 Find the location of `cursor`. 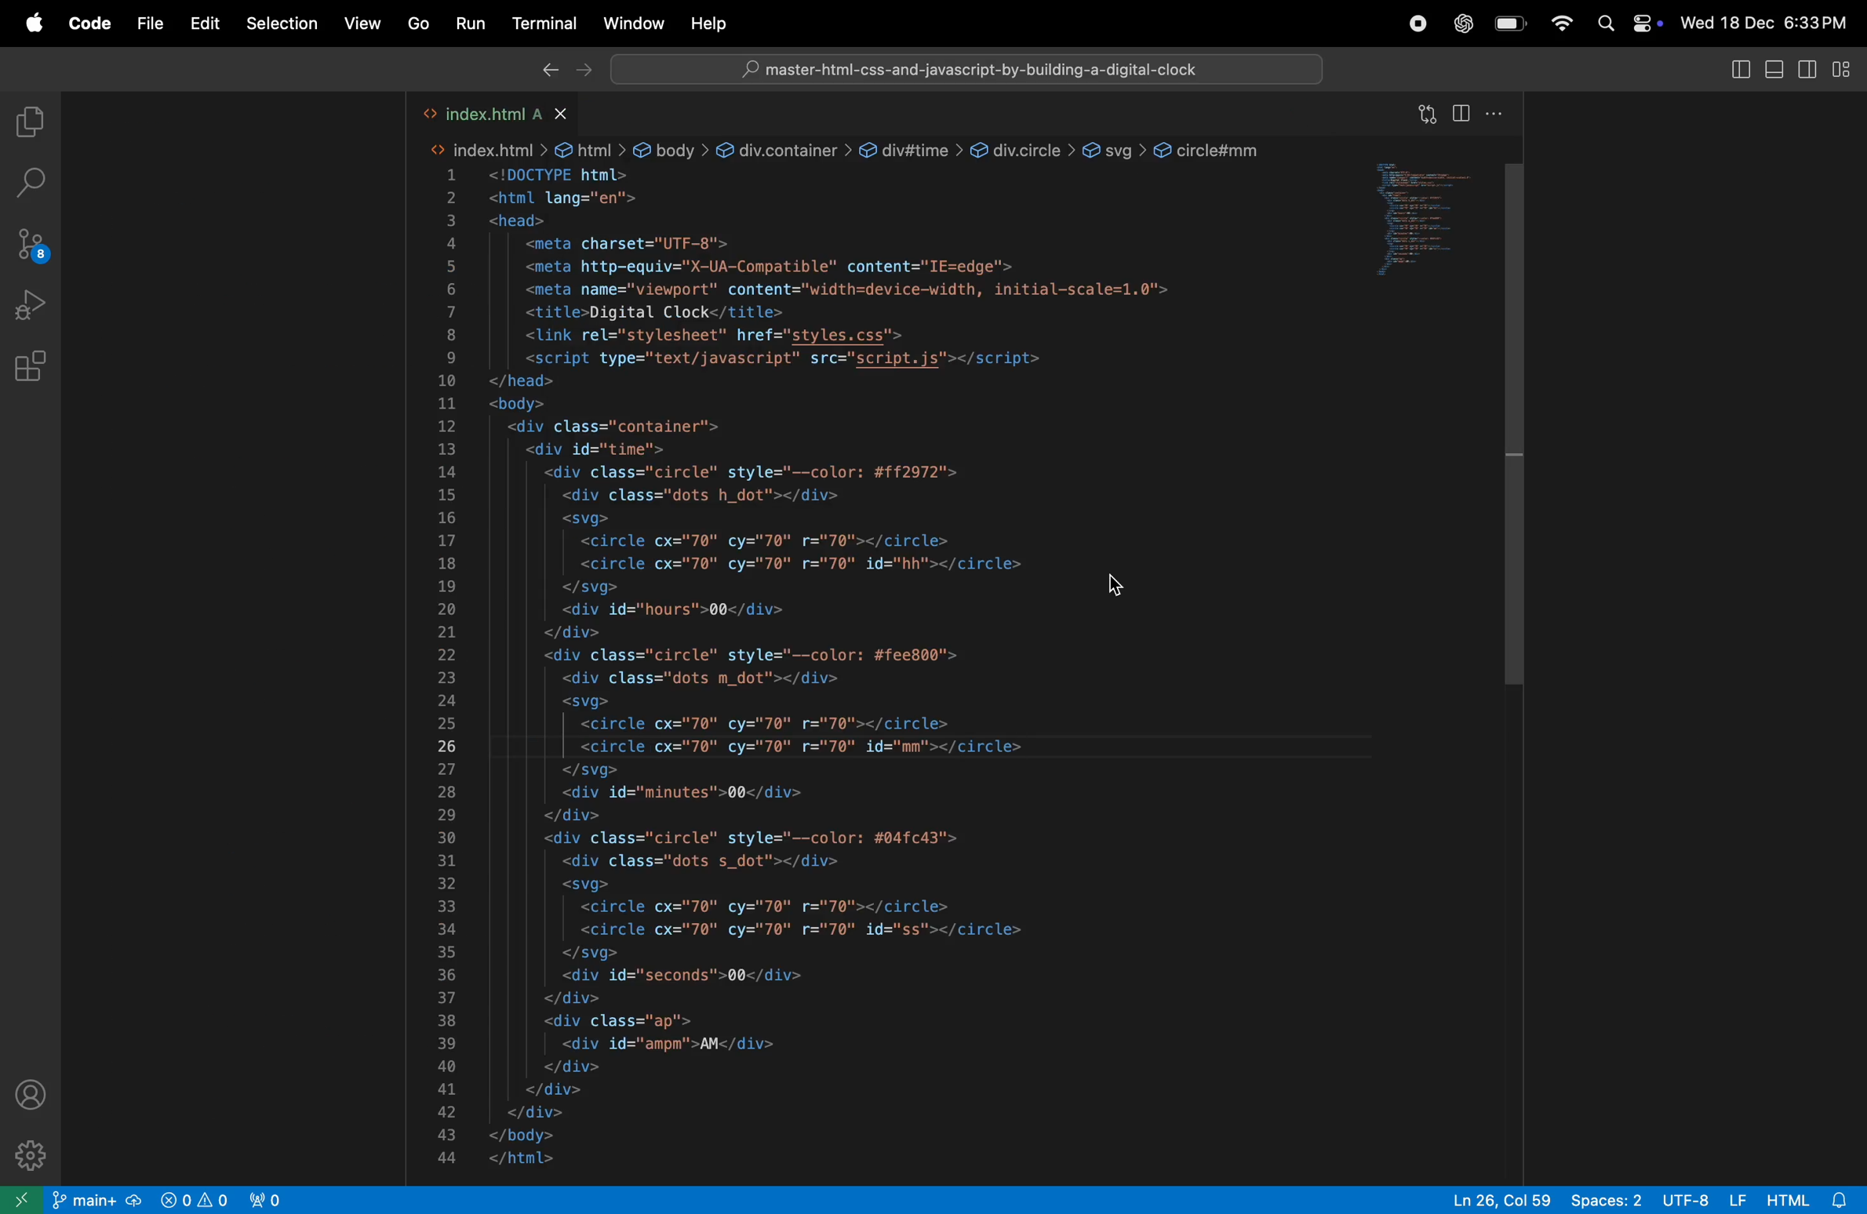

cursor is located at coordinates (1119, 583).